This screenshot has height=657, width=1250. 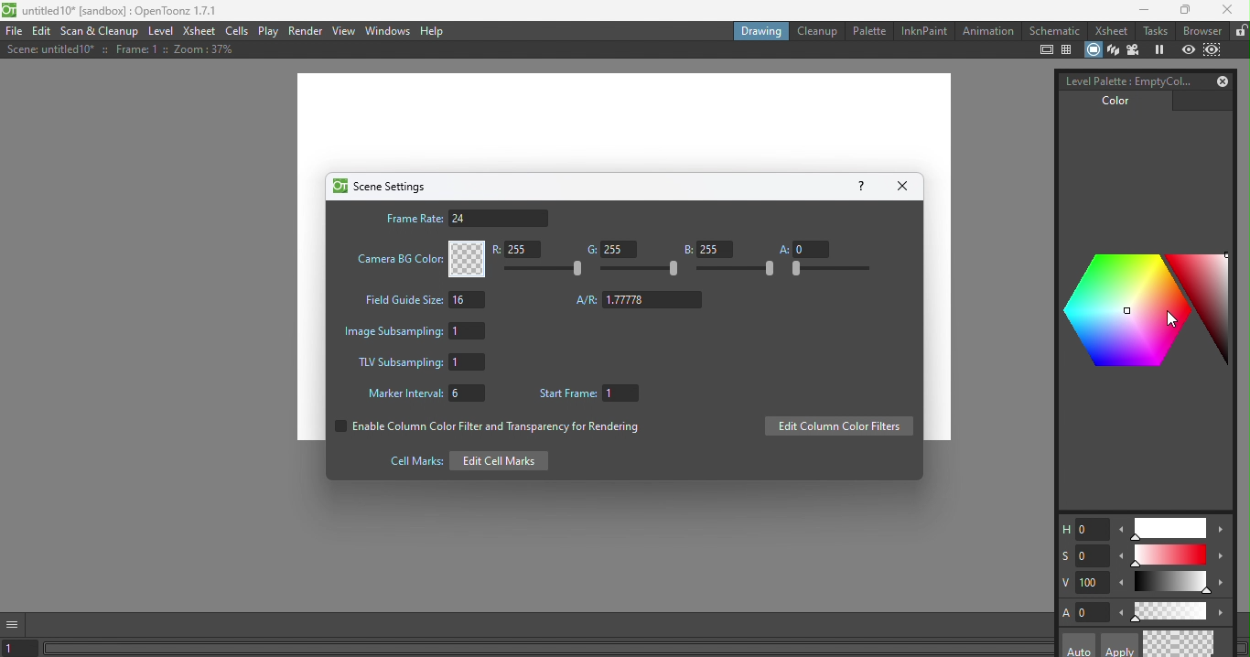 I want to click on Enable column color filter and transparency for rendering, so click(x=484, y=429).